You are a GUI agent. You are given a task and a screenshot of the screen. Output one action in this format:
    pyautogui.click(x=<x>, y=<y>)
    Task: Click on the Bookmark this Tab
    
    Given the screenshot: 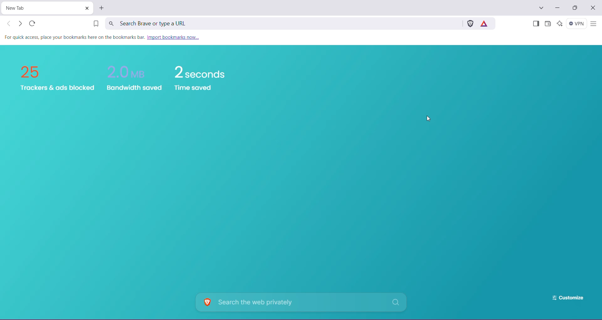 What is the action you would take?
    pyautogui.click(x=94, y=24)
    